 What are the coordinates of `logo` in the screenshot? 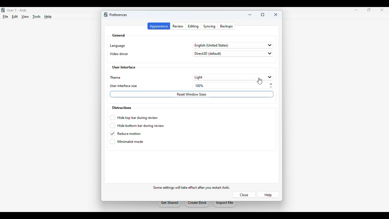 It's located at (105, 15).